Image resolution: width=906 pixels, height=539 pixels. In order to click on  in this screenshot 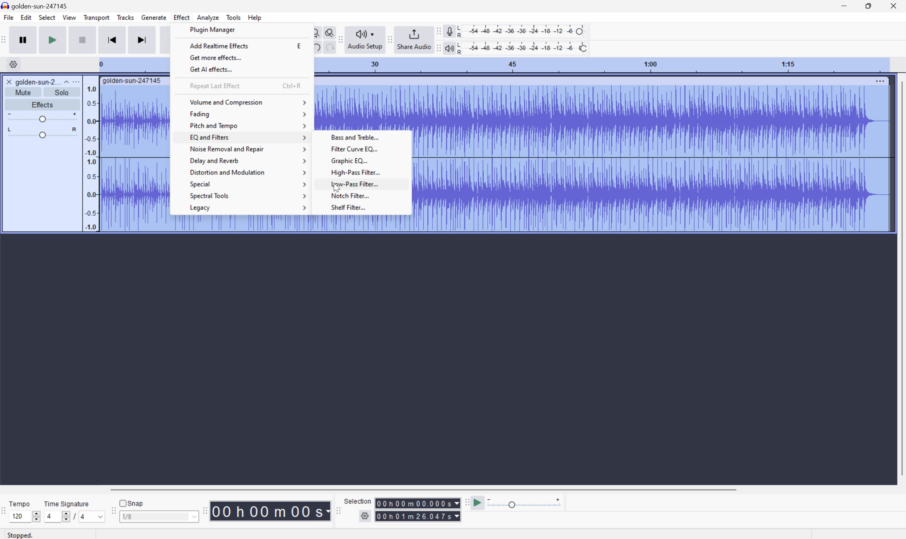, I will do `click(327, 48)`.